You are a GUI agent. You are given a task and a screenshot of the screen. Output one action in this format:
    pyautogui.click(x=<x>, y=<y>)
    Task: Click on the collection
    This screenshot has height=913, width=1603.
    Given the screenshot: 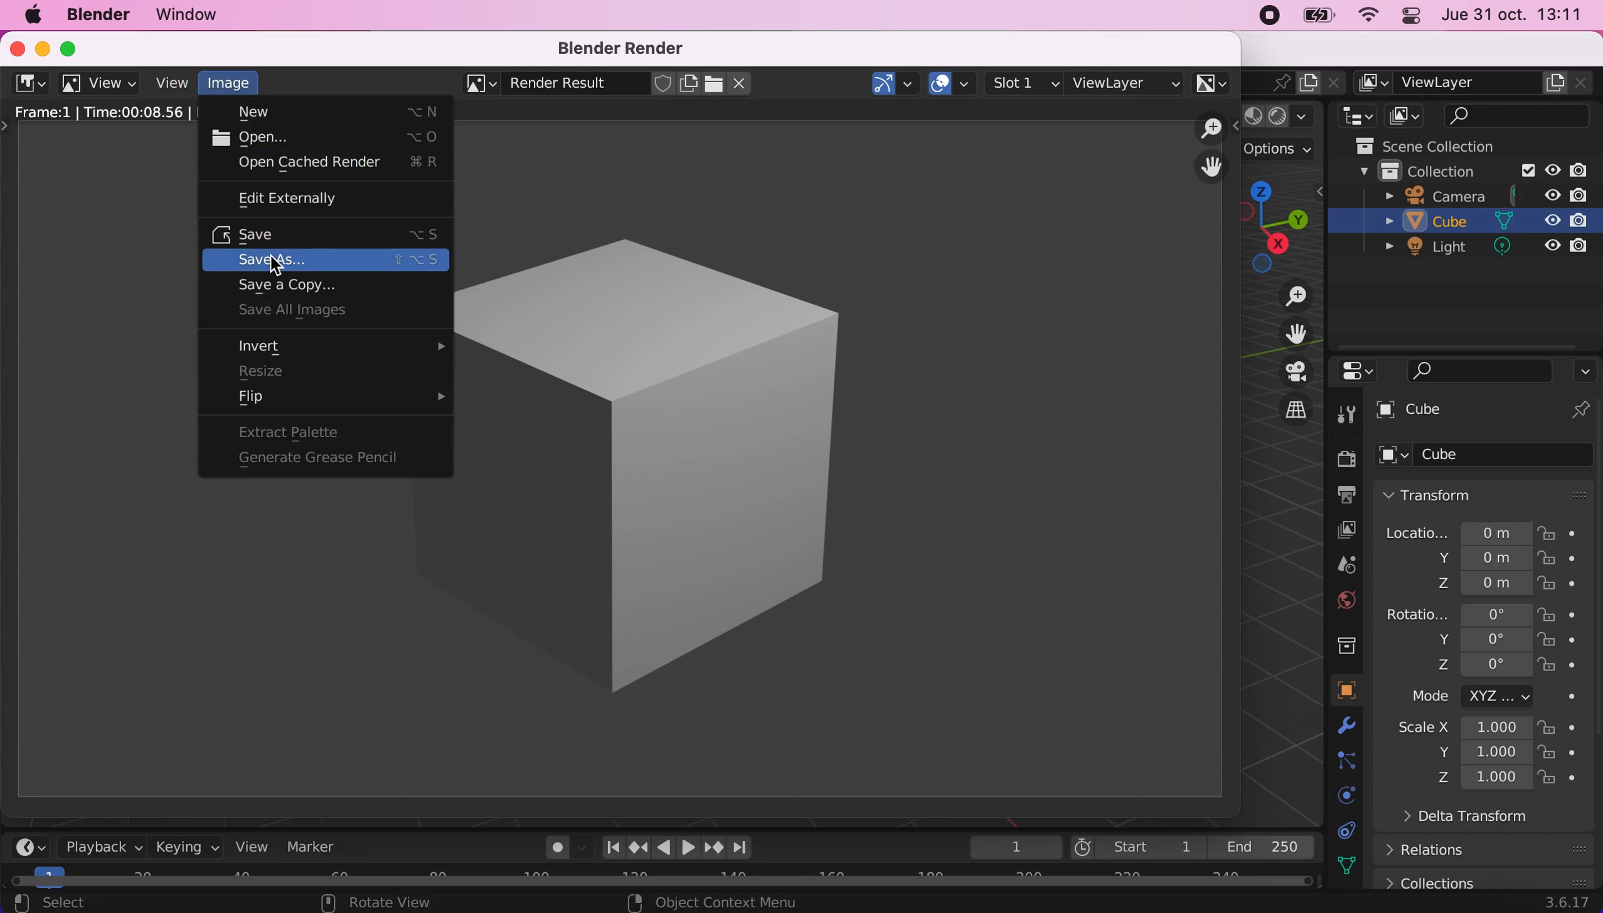 What is the action you would take?
    pyautogui.click(x=1462, y=170)
    